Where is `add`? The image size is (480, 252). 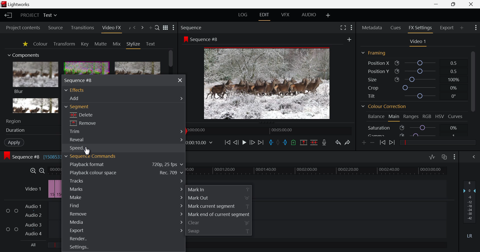
add is located at coordinates (349, 39).